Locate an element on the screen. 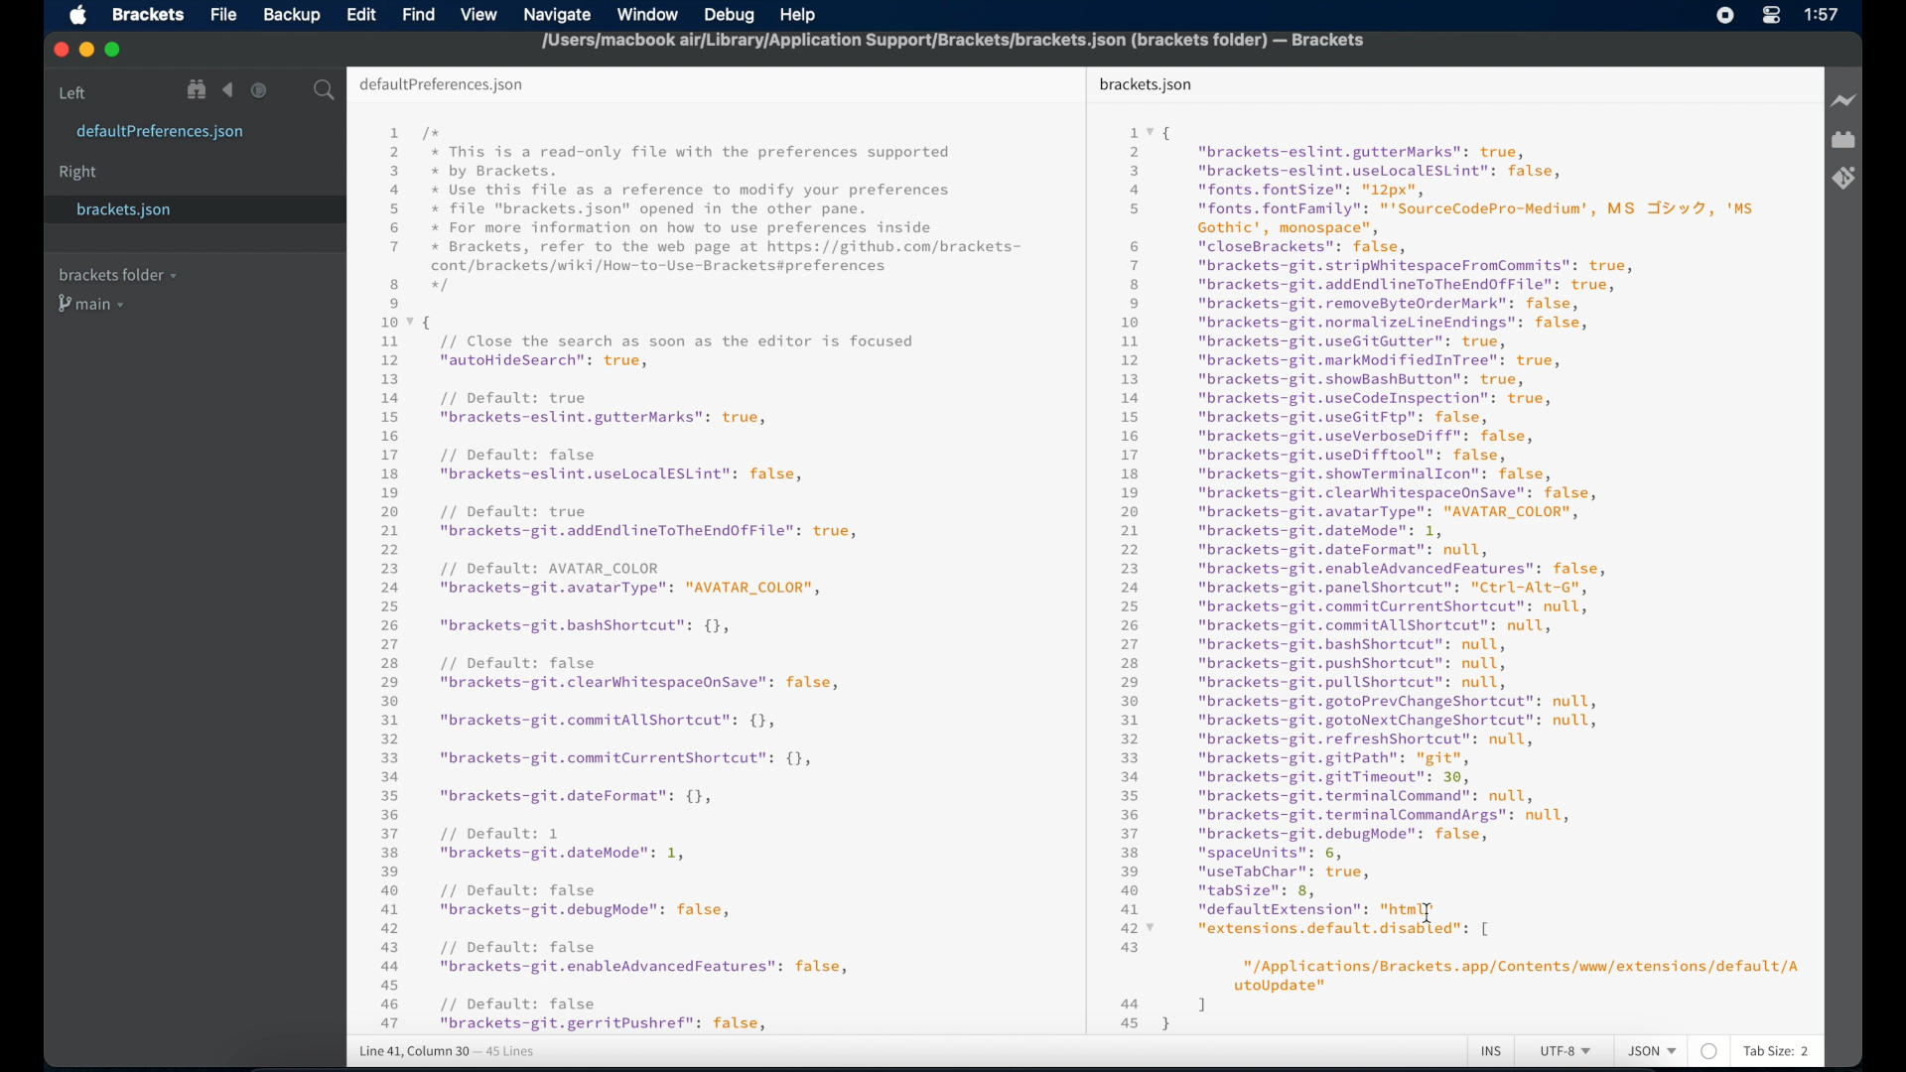 The height and width of the screenshot is (1072, 1906). defaultpreferences.json is located at coordinates (161, 133).